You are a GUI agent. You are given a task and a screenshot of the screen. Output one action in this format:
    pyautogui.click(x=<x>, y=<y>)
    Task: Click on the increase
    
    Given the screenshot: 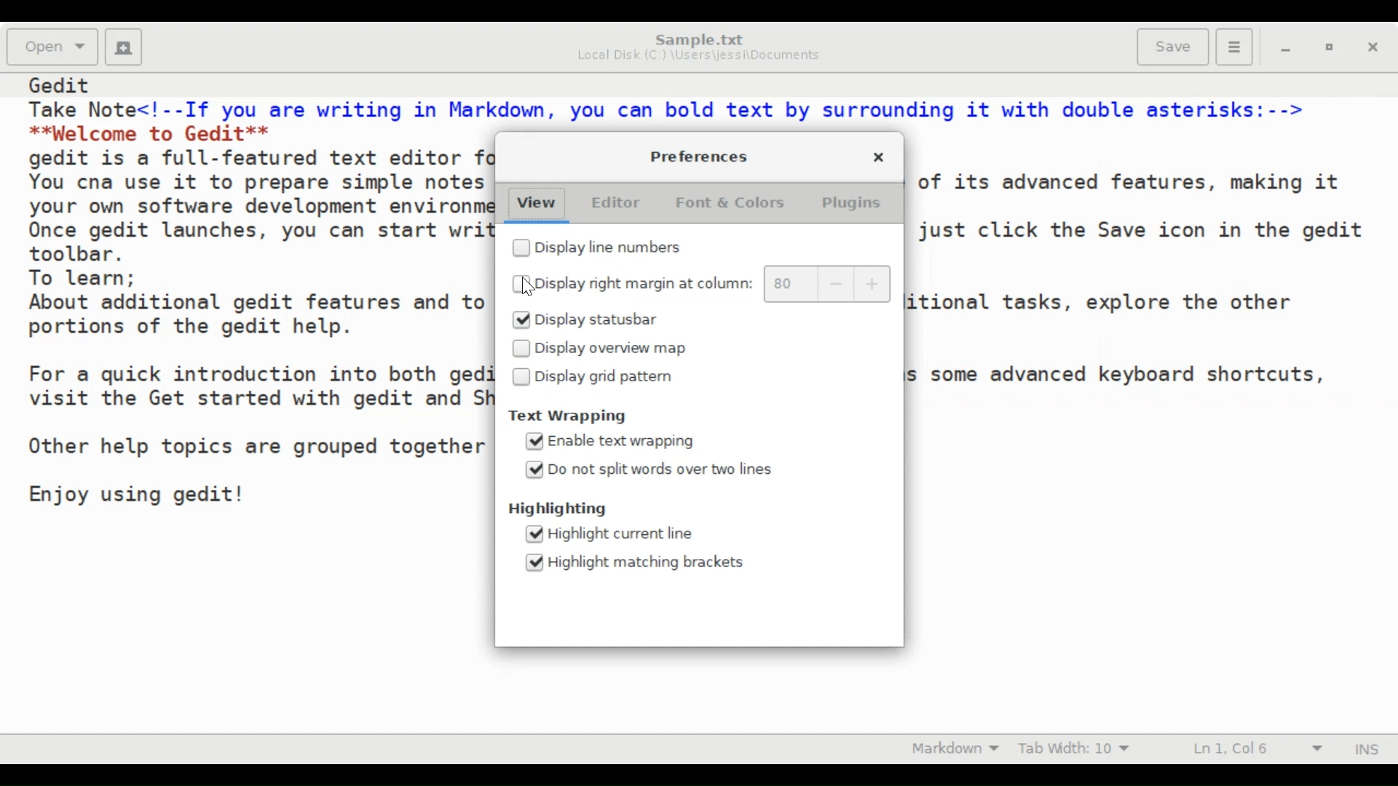 What is the action you would take?
    pyautogui.click(x=874, y=285)
    